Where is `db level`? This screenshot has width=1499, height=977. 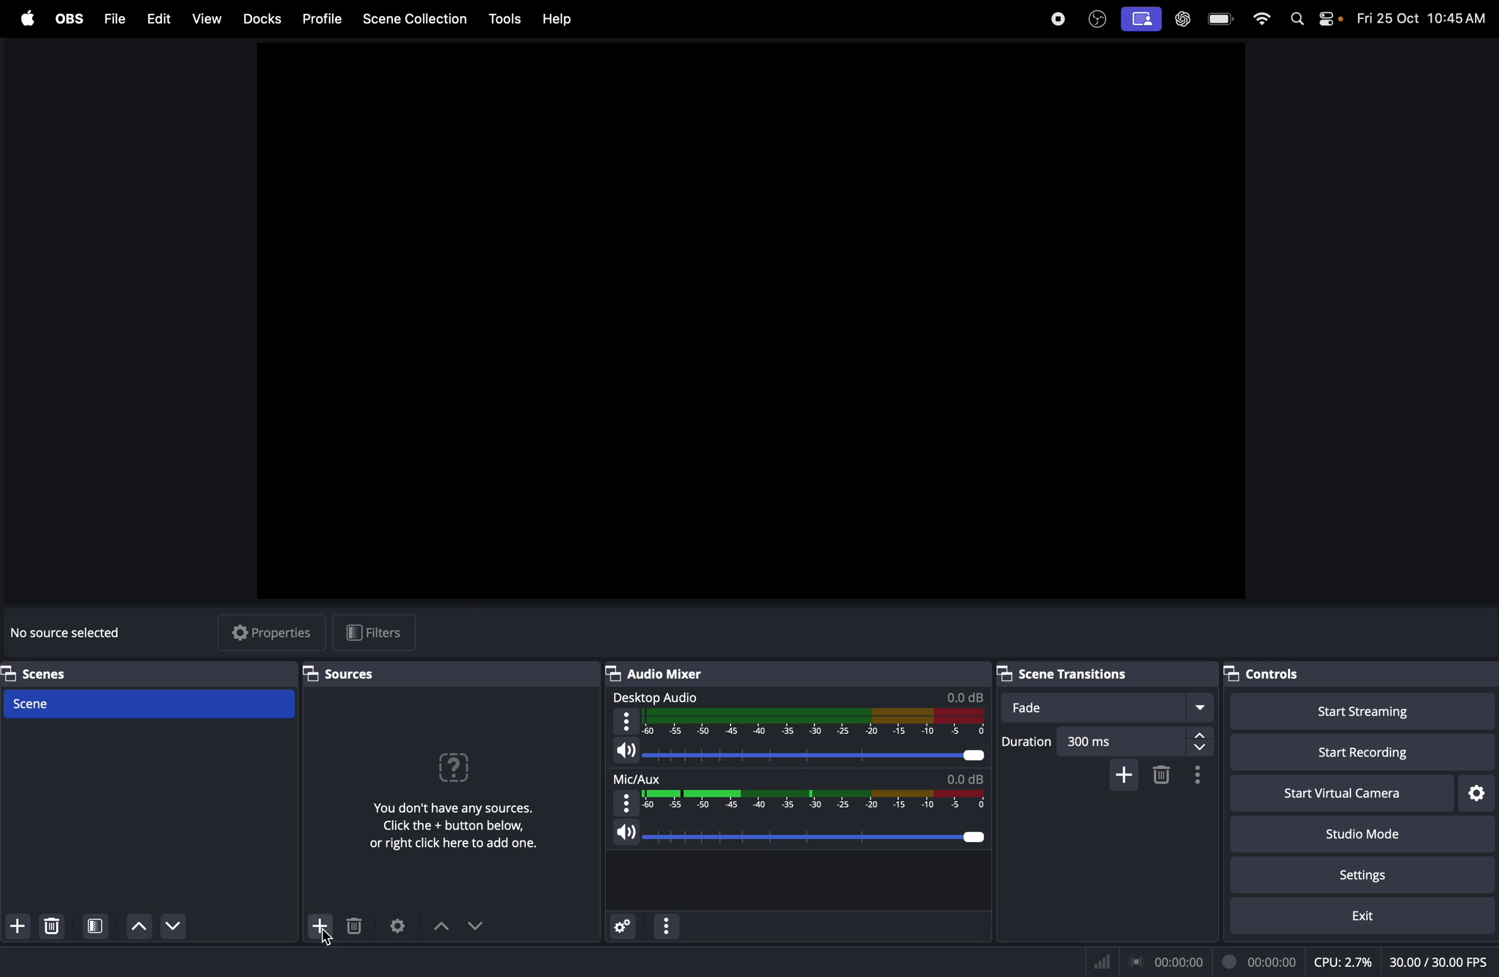 db level is located at coordinates (962, 779).